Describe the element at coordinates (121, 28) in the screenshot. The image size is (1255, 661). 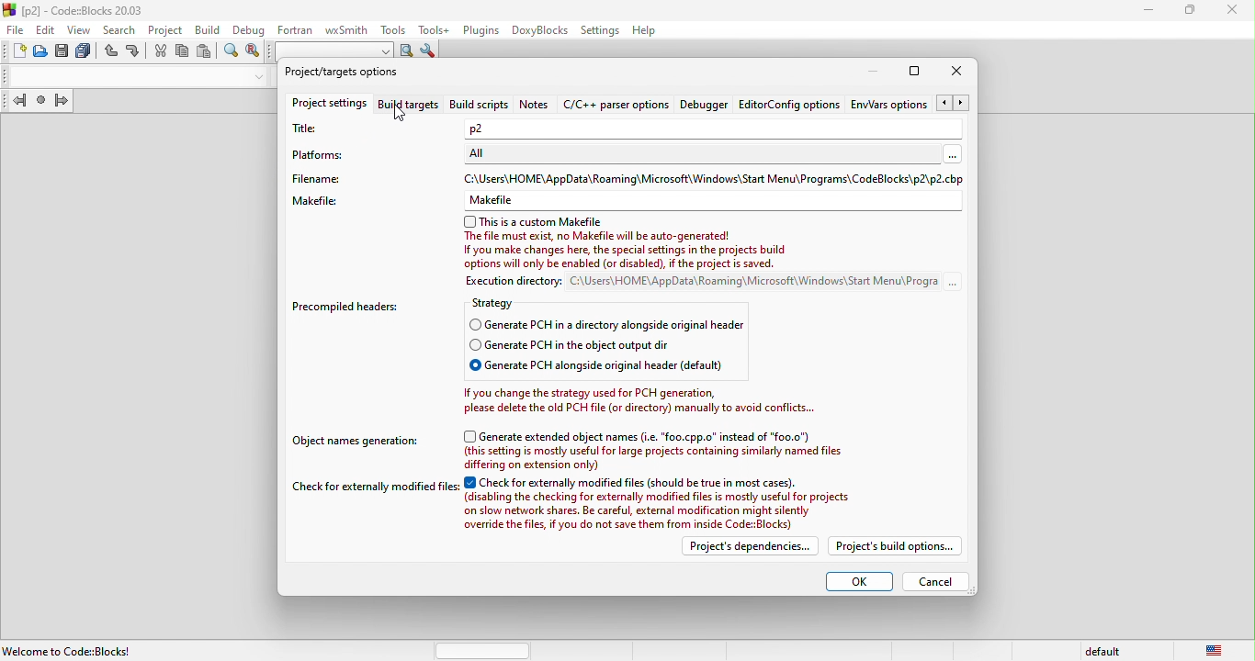
I see `search` at that location.